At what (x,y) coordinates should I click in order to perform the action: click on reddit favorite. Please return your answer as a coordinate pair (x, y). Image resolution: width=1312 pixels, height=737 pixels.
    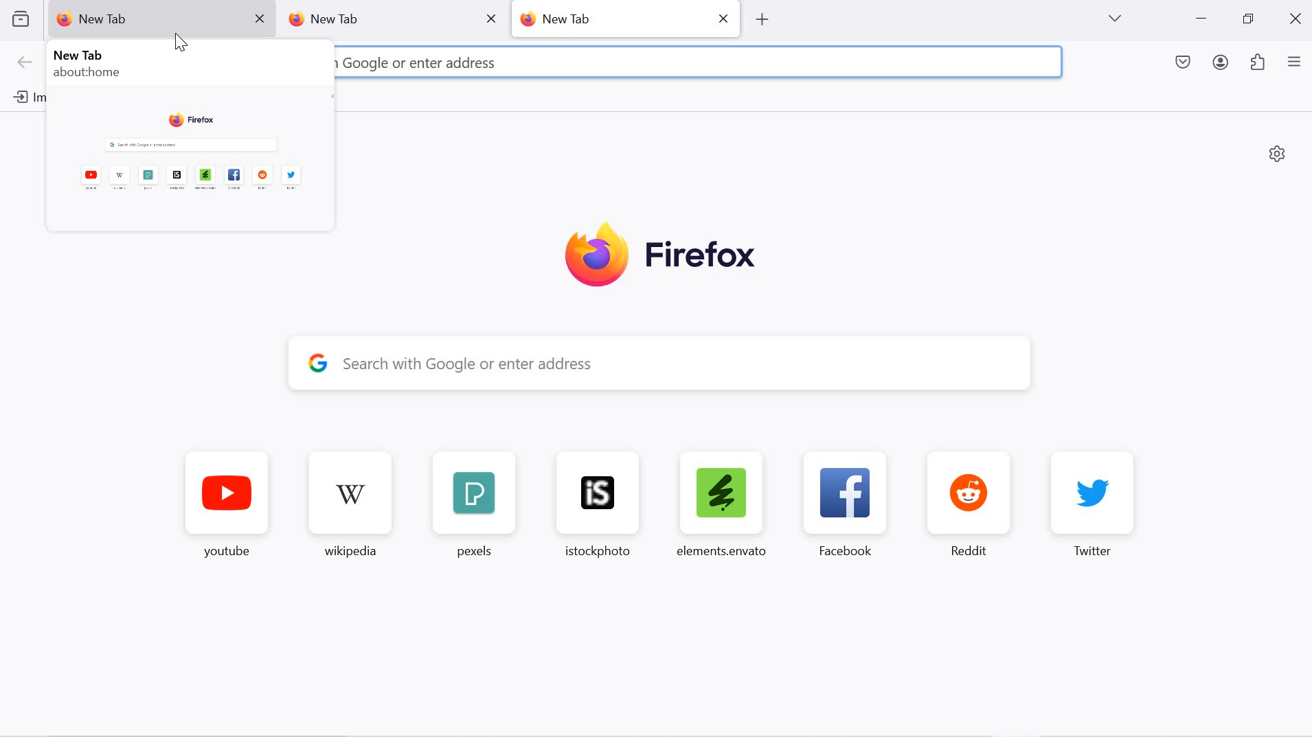
    Looking at the image, I should click on (975, 504).